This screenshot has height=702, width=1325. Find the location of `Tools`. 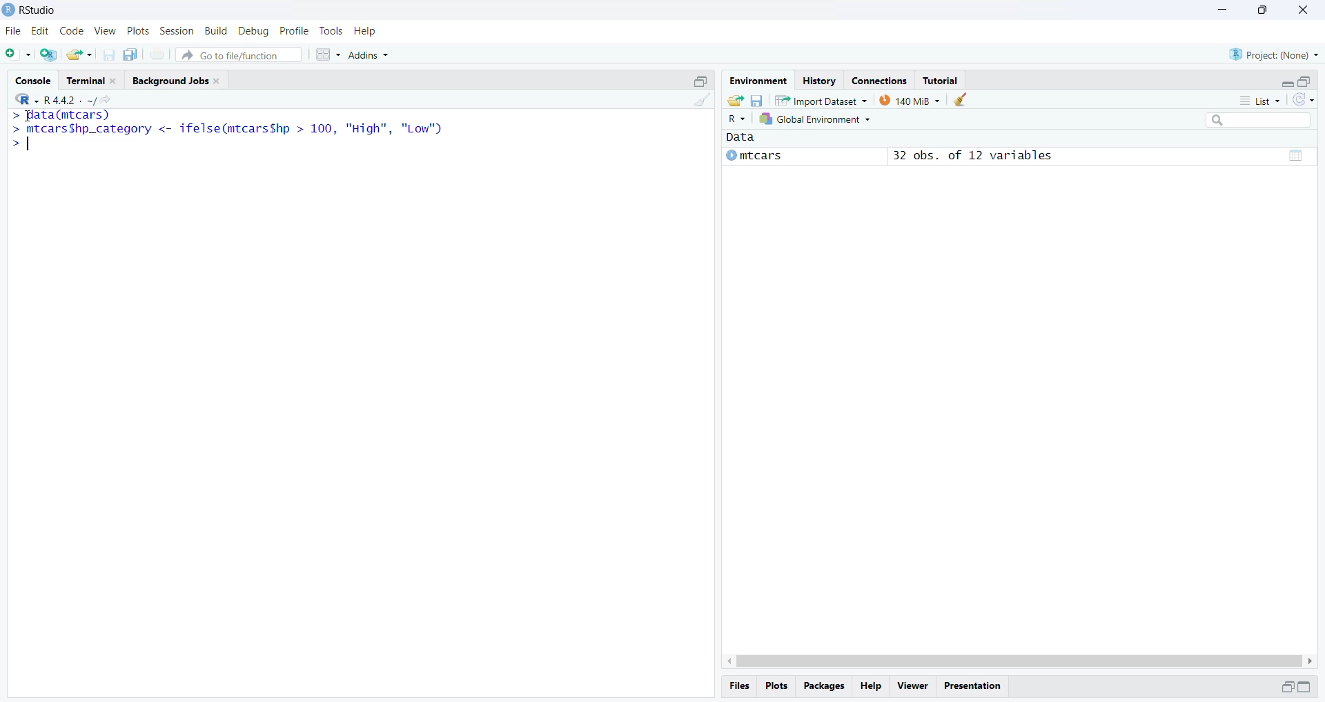

Tools is located at coordinates (331, 31).